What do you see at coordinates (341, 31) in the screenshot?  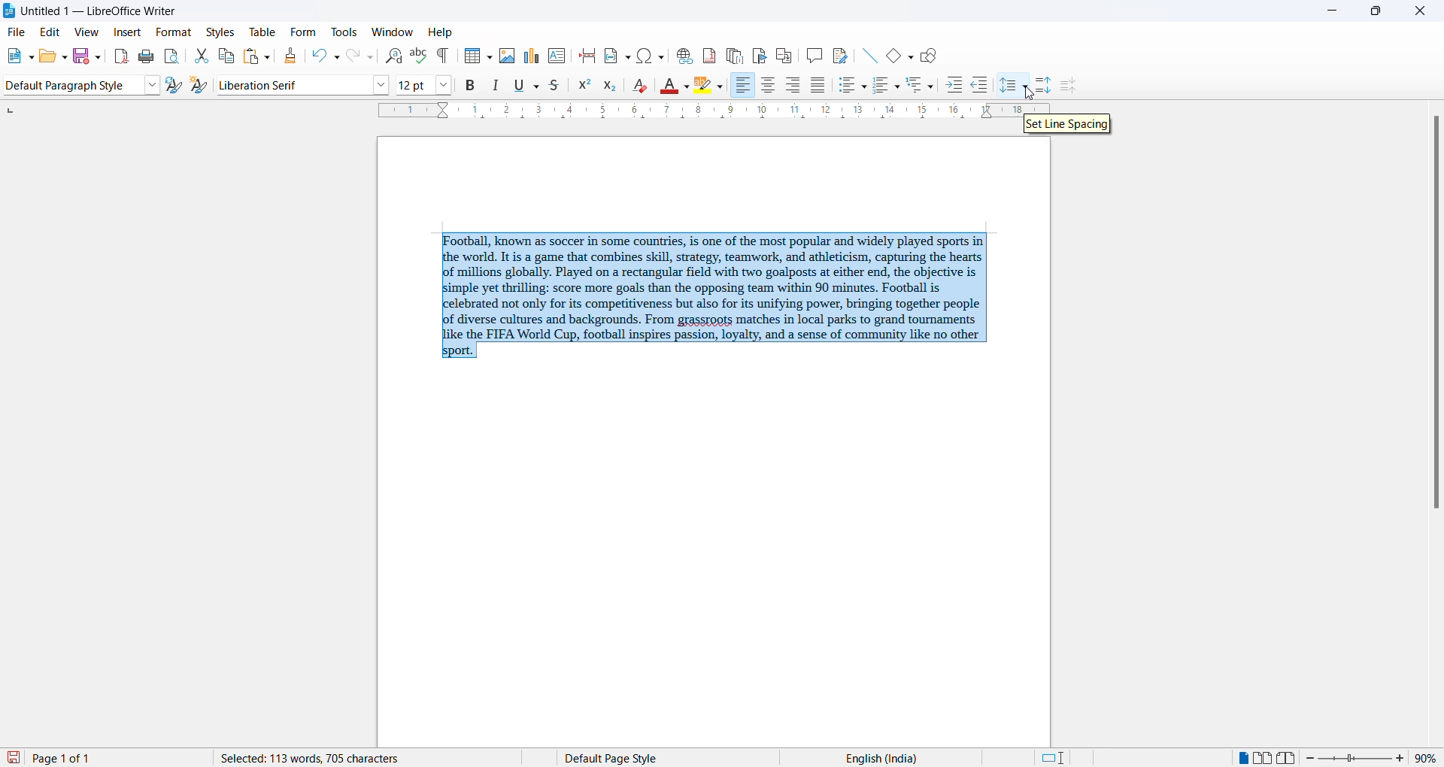 I see `tools` at bounding box center [341, 31].